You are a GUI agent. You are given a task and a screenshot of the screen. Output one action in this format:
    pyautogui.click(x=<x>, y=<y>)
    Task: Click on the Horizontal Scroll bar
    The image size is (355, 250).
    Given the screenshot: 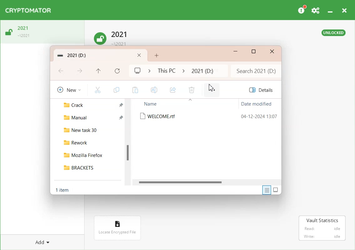 What is the action you would take?
    pyautogui.click(x=209, y=181)
    